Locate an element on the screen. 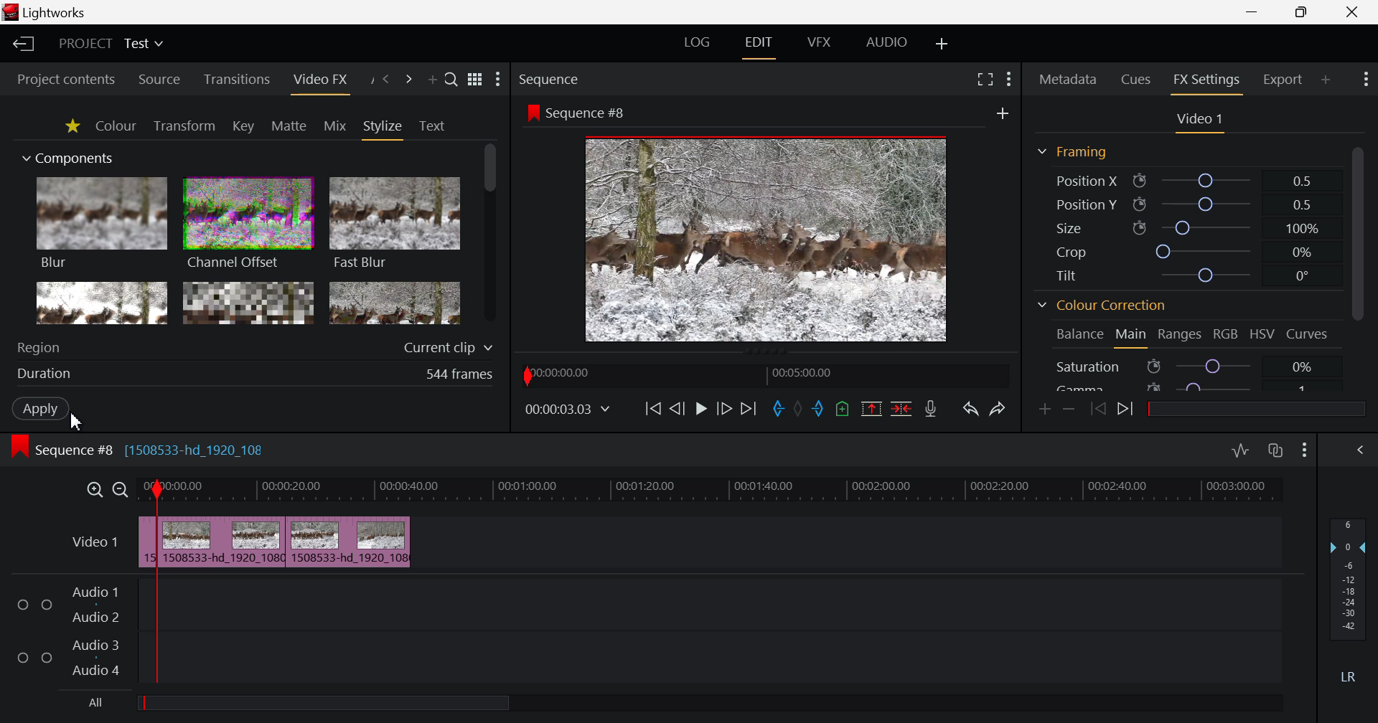 The height and width of the screenshot is (723, 1378). Previous keyframe is located at coordinates (1097, 410).